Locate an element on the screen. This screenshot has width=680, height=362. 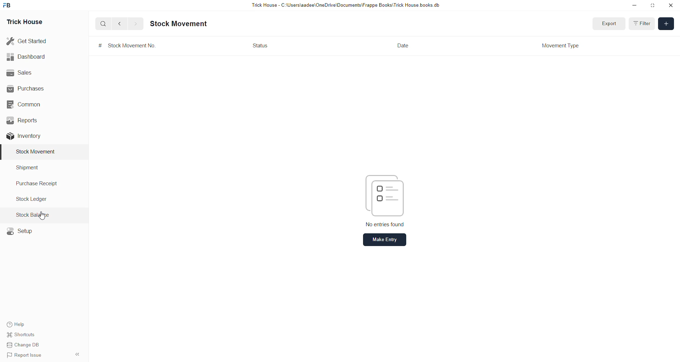
Report issue is located at coordinates (29, 355).